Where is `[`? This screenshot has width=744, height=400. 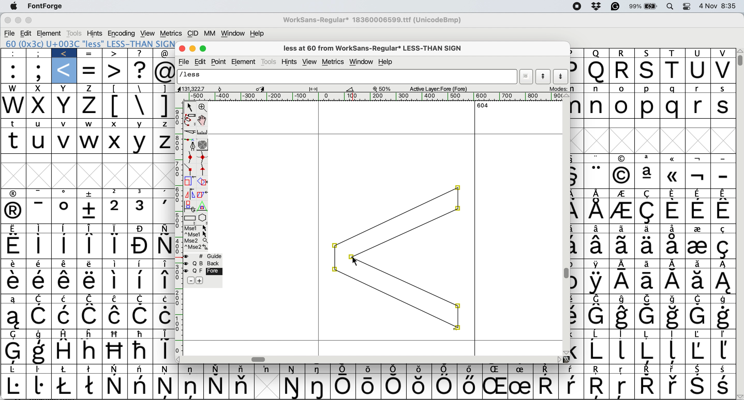
[ is located at coordinates (116, 88).